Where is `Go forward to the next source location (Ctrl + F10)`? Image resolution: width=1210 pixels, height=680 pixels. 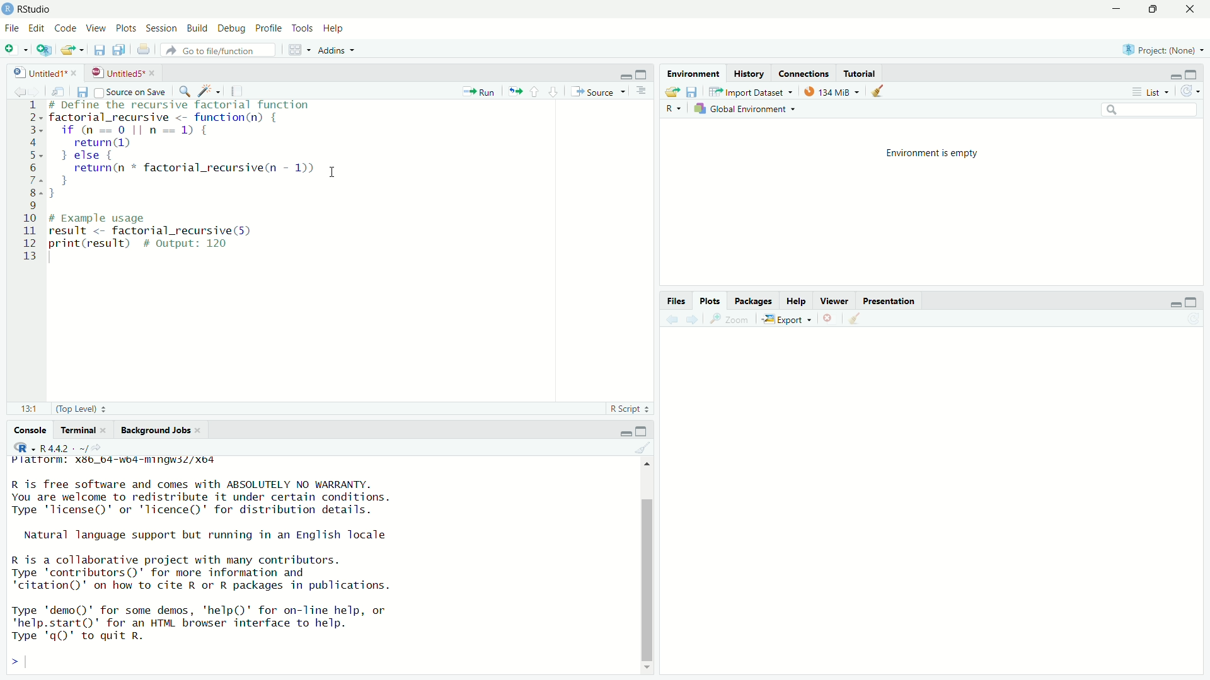
Go forward to the next source location (Ctrl + F10) is located at coordinates (39, 91).